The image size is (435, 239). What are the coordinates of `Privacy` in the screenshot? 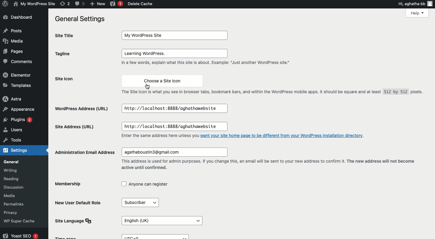 It's located at (17, 213).